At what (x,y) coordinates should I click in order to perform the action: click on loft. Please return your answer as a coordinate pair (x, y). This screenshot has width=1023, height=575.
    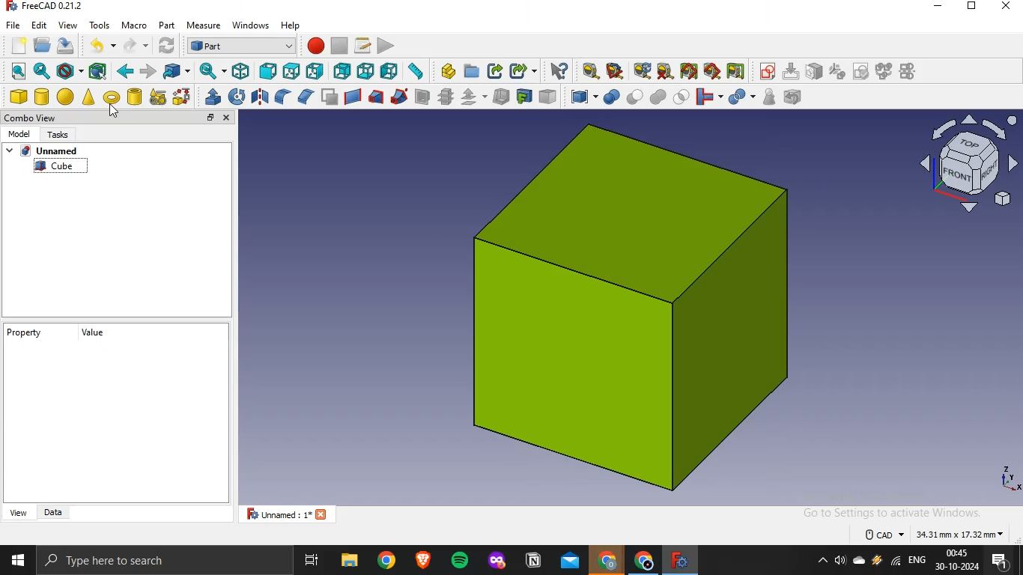
    Looking at the image, I should click on (376, 97).